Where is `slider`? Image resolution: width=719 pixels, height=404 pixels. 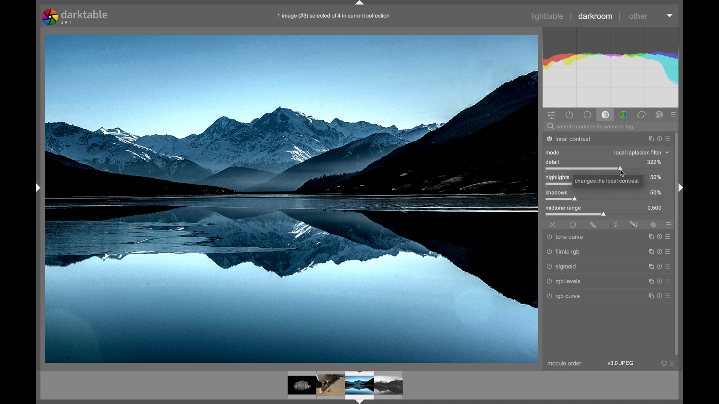
slider is located at coordinates (576, 215).